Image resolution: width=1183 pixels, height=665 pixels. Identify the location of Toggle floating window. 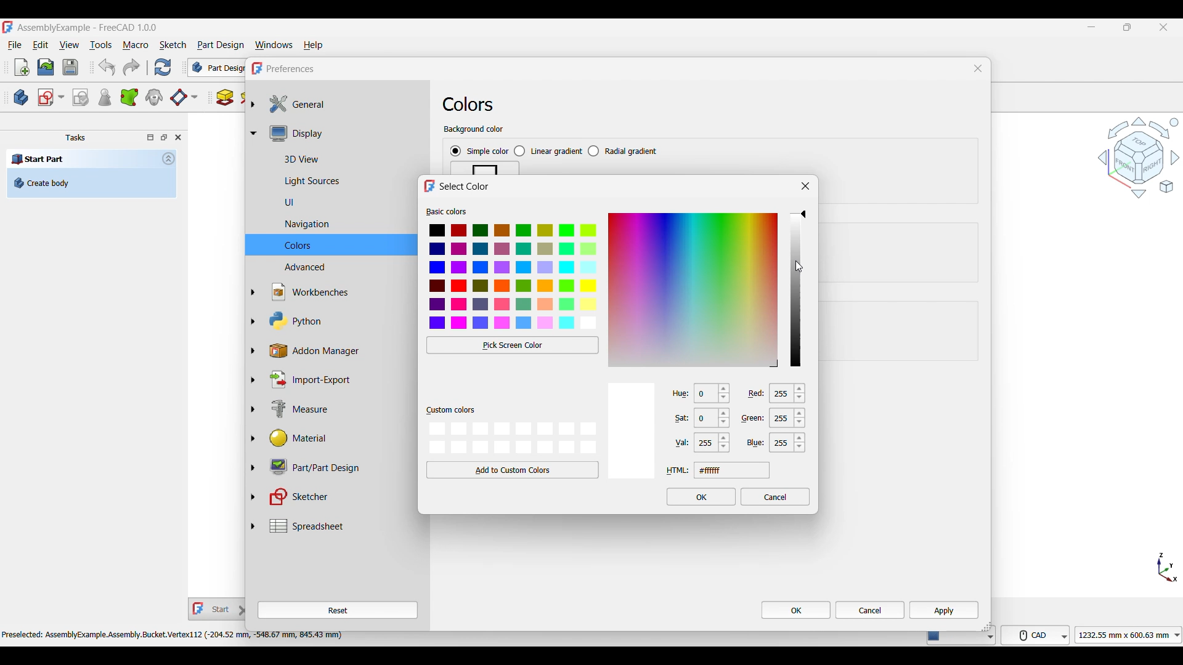
(164, 137).